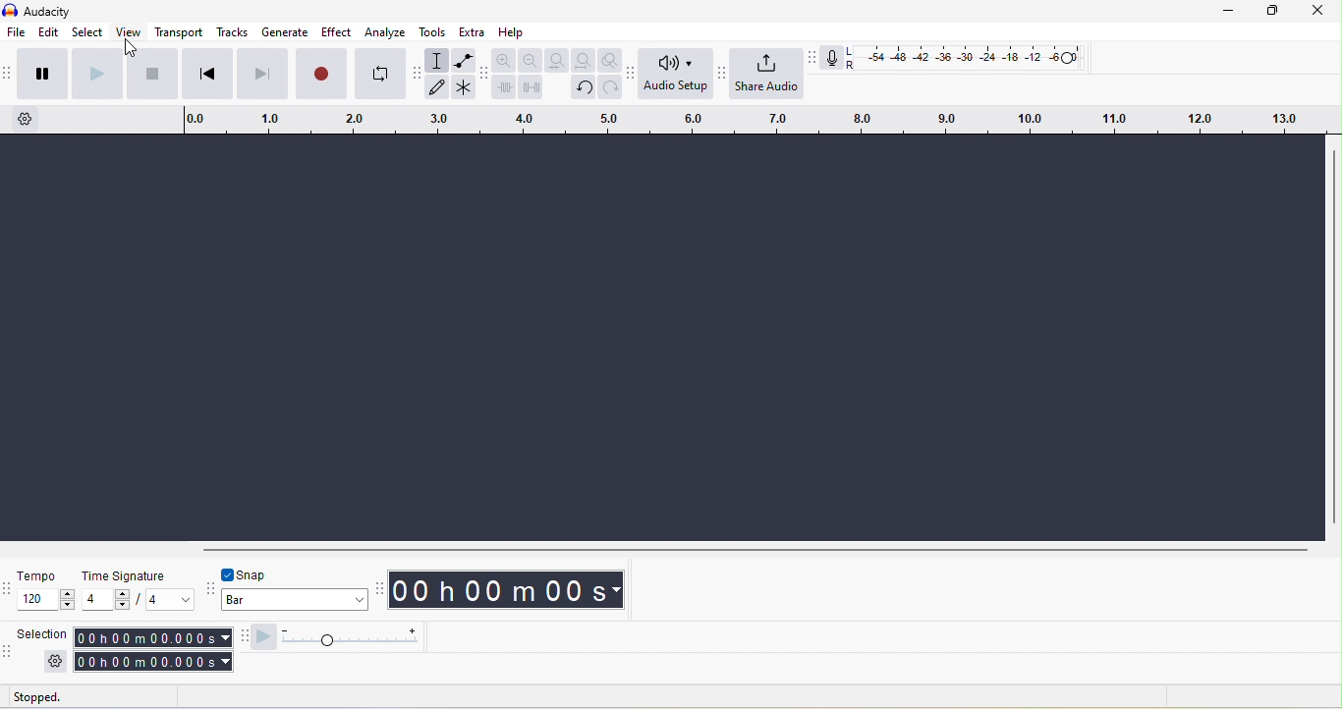 This screenshot has width=1342, height=709. Describe the element at coordinates (10, 10) in the screenshot. I see `audacity logo` at that location.